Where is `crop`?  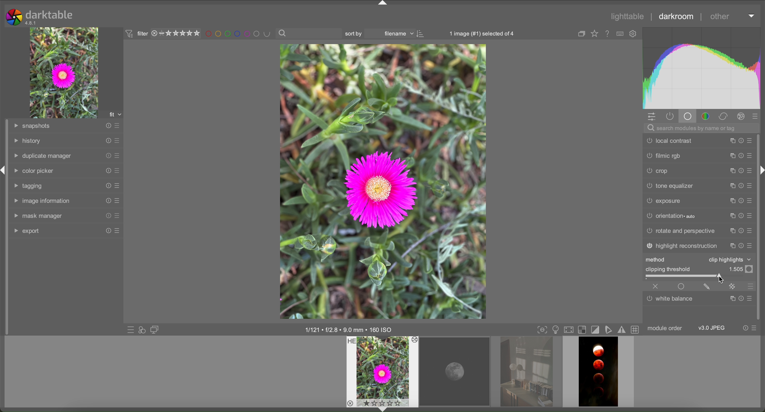 crop is located at coordinates (658, 170).